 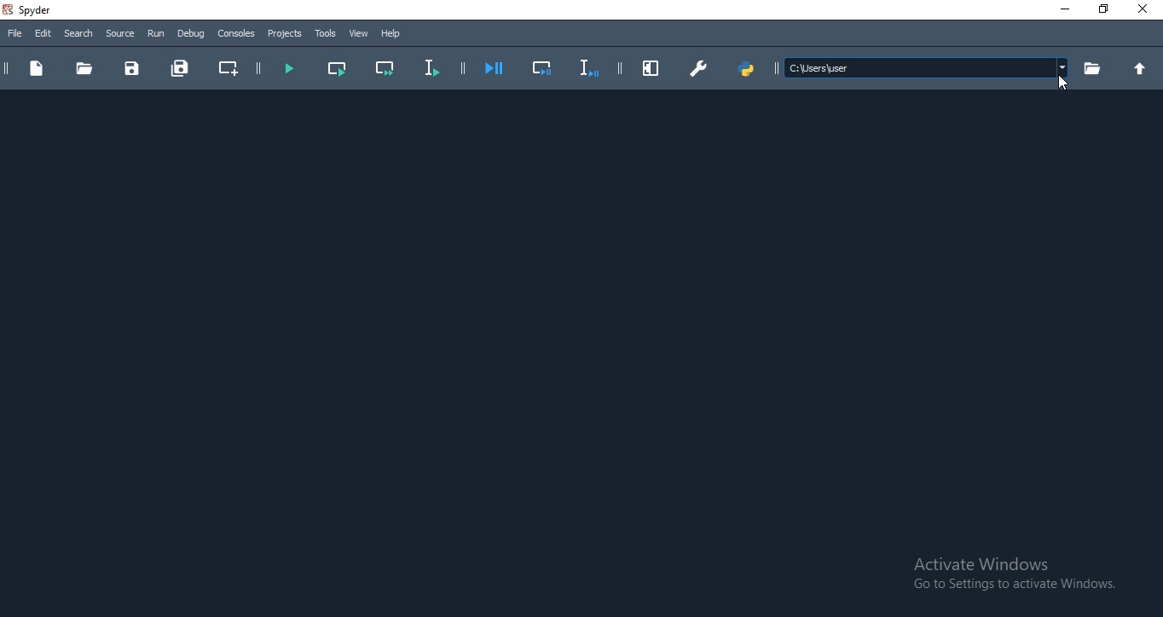 What do you see at coordinates (924, 68) in the screenshot?
I see `file path` at bounding box center [924, 68].